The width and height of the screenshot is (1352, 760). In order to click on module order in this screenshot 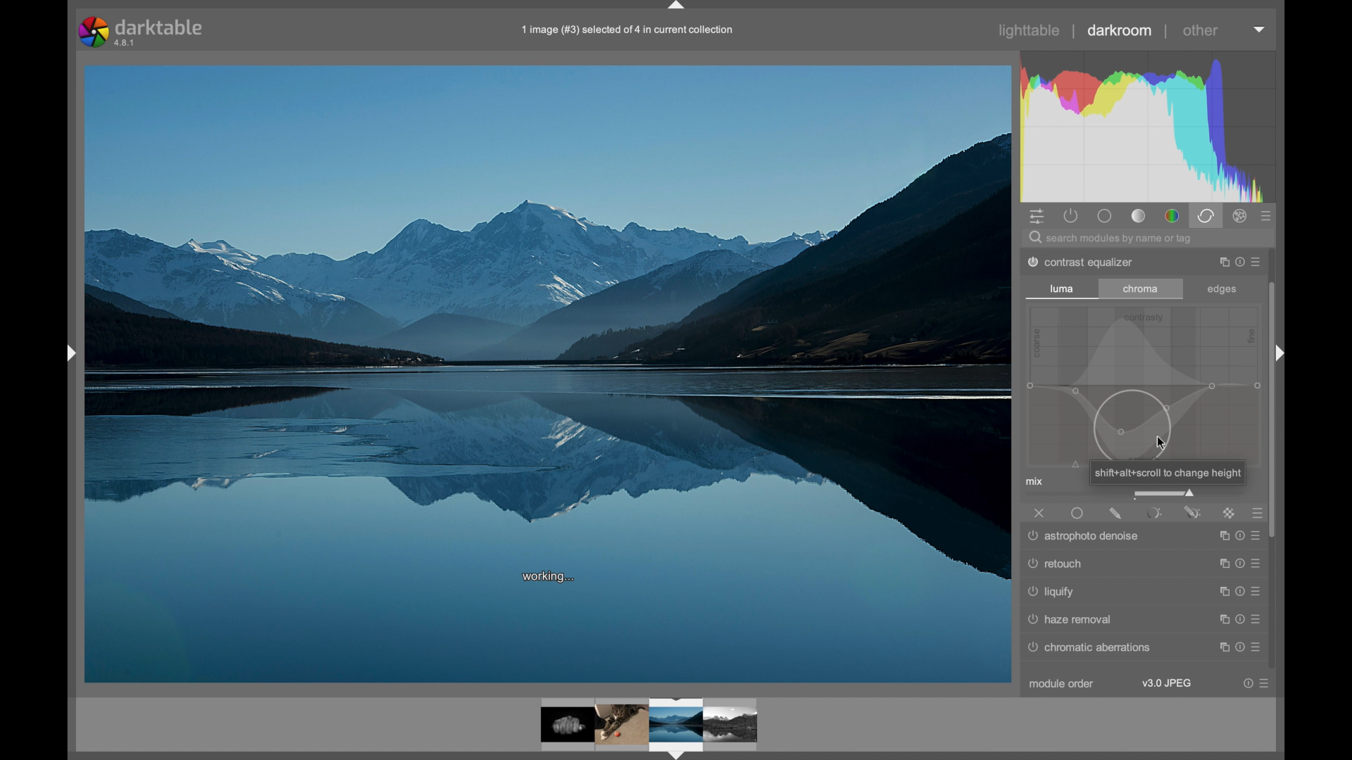, I will do `click(1063, 685)`.